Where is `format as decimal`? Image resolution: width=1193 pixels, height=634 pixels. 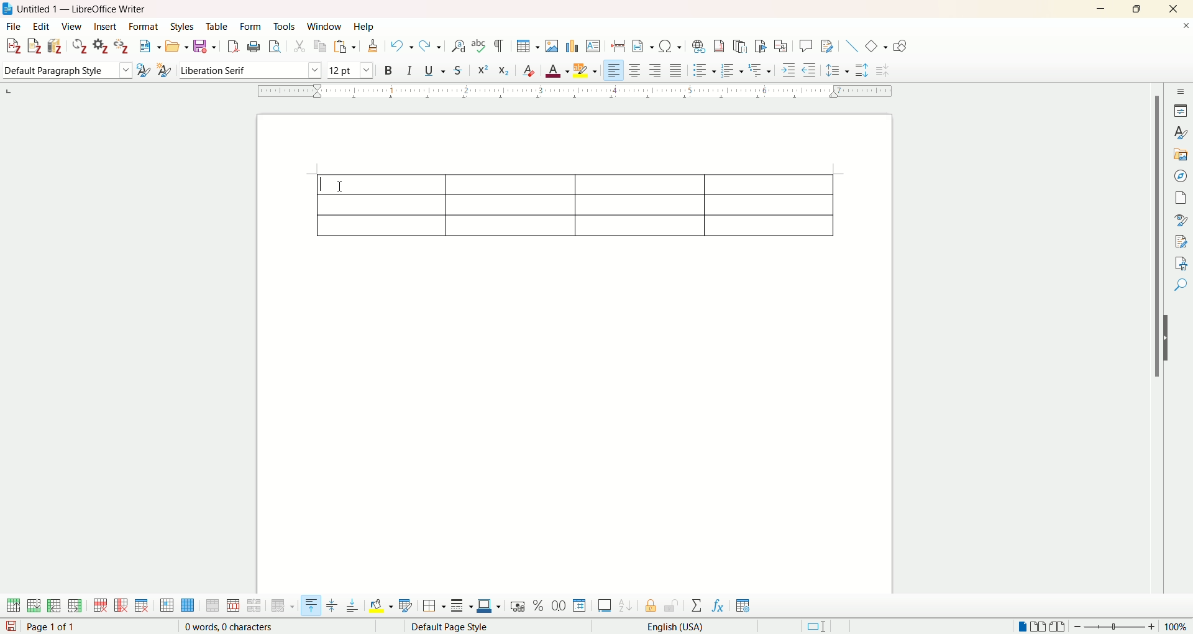
format as decimal is located at coordinates (562, 606).